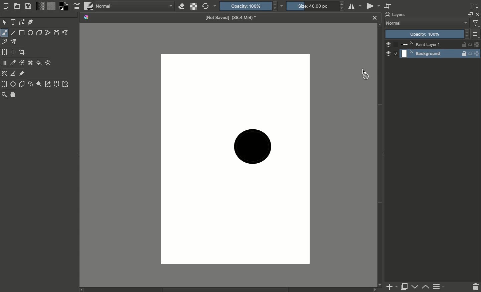  What do you see at coordinates (470, 15) in the screenshot?
I see `Float decker` at bounding box center [470, 15].